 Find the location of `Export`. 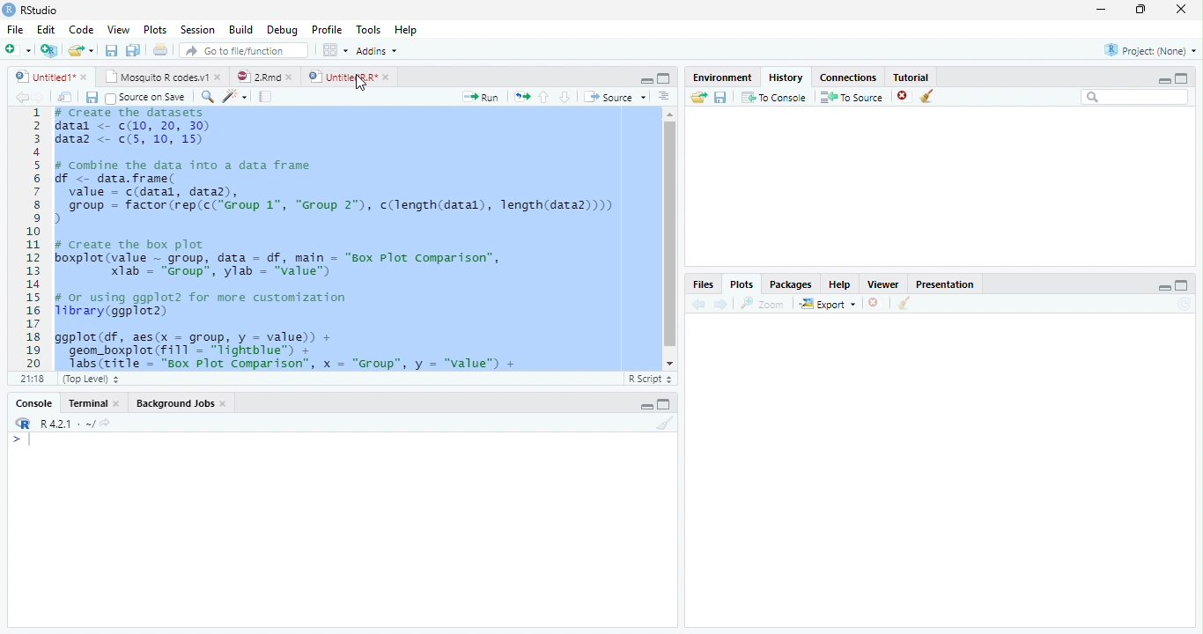

Export is located at coordinates (828, 304).